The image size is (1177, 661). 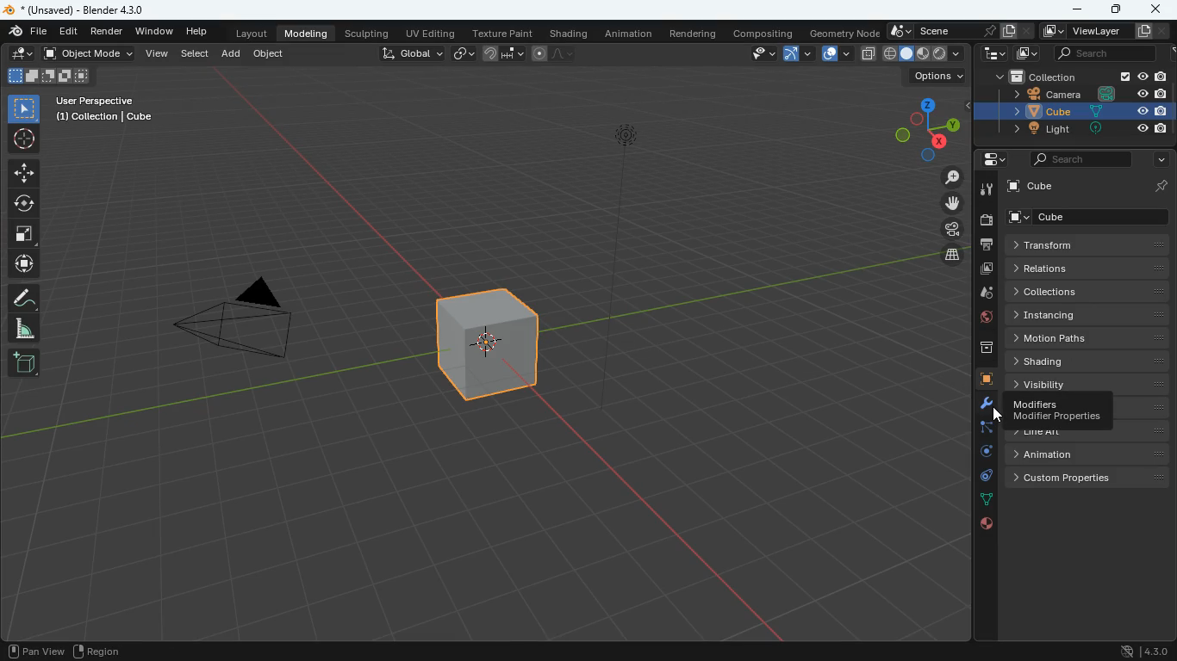 I want to click on light, so click(x=626, y=187).